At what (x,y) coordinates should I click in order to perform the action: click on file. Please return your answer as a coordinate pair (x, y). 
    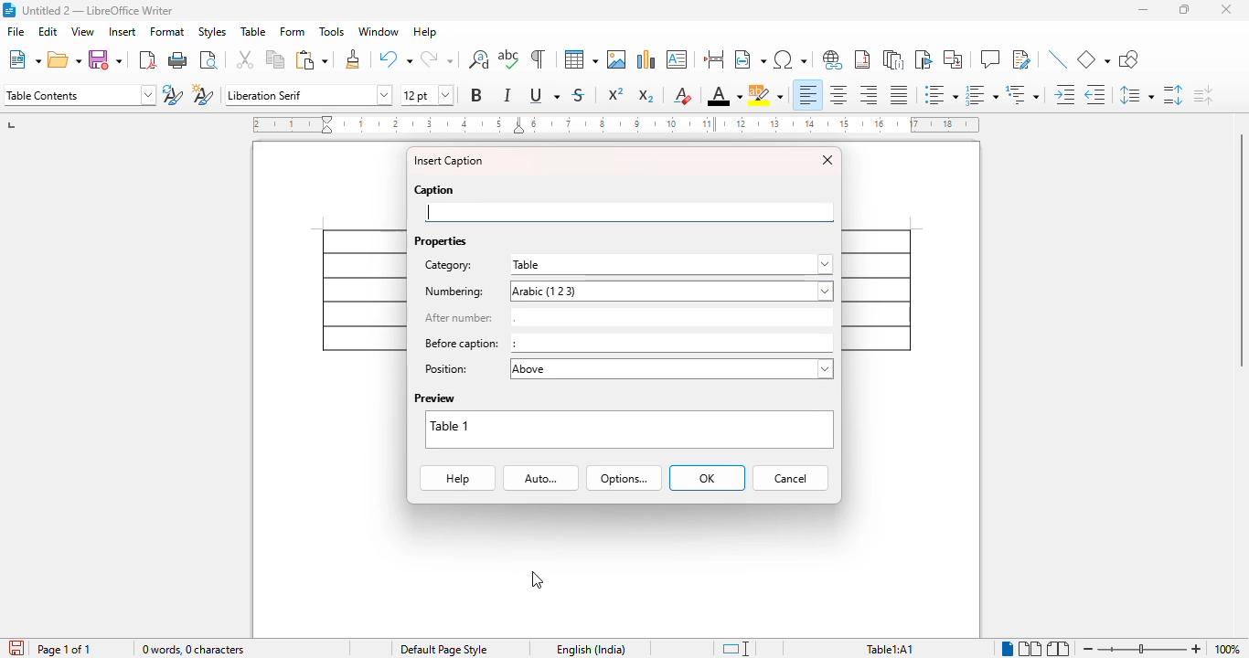
    Looking at the image, I should click on (16, 31).